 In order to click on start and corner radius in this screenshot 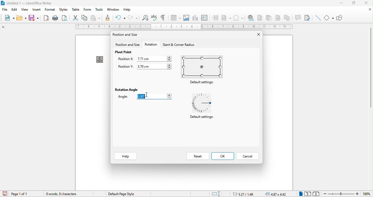, I will do `click(179, 44)`.